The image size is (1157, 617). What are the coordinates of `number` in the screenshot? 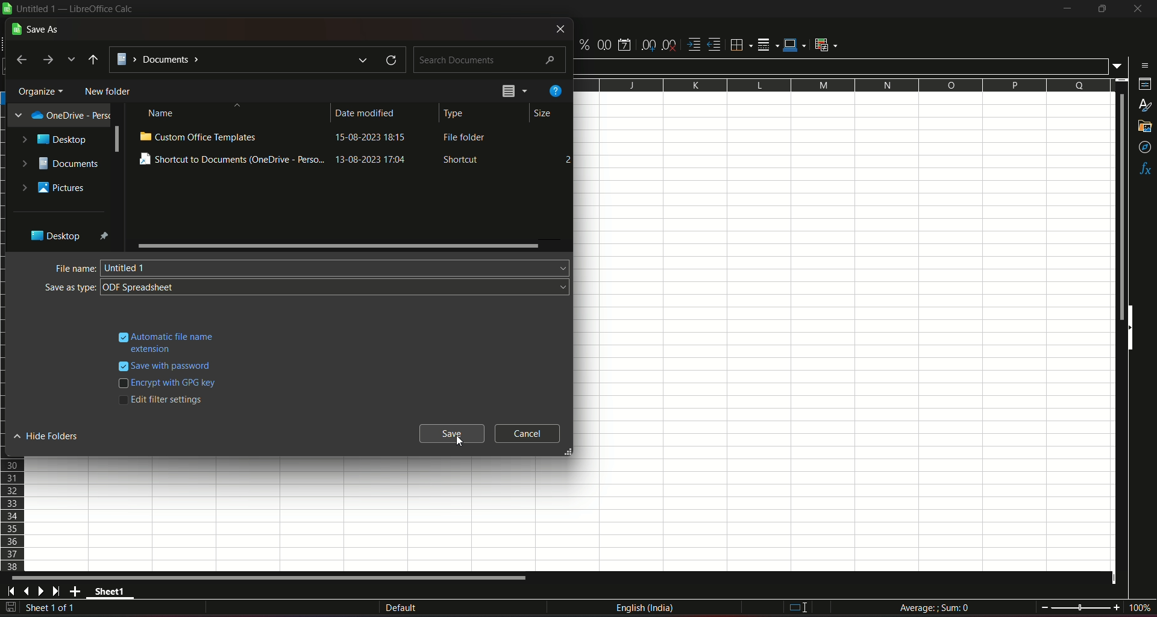 It's located at (565, 158).